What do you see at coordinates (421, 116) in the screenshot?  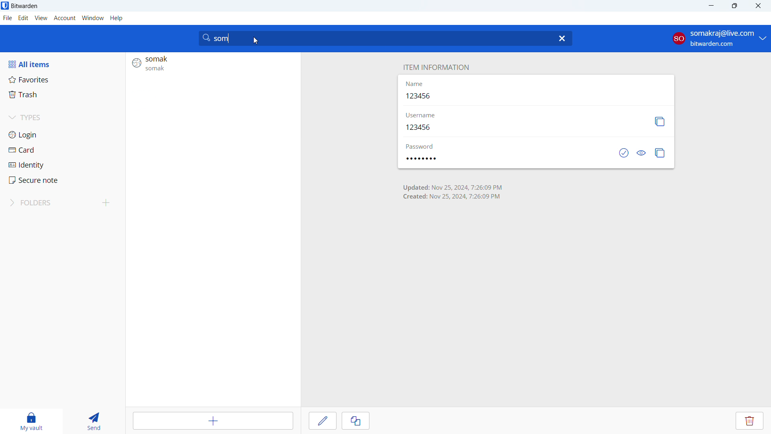 I see `username` at bounding box center [421, 116].